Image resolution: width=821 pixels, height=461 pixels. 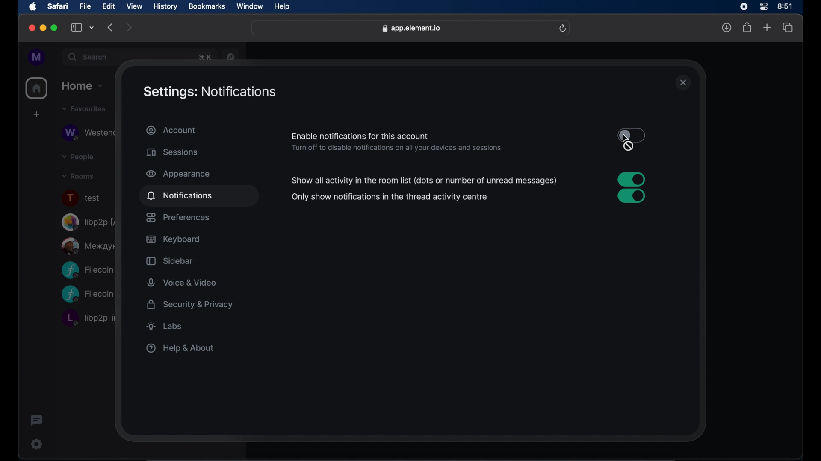 What do you see at coordinates (178, 349) in the screenshot?
I see `help & about` at bounding box center [178, 349].